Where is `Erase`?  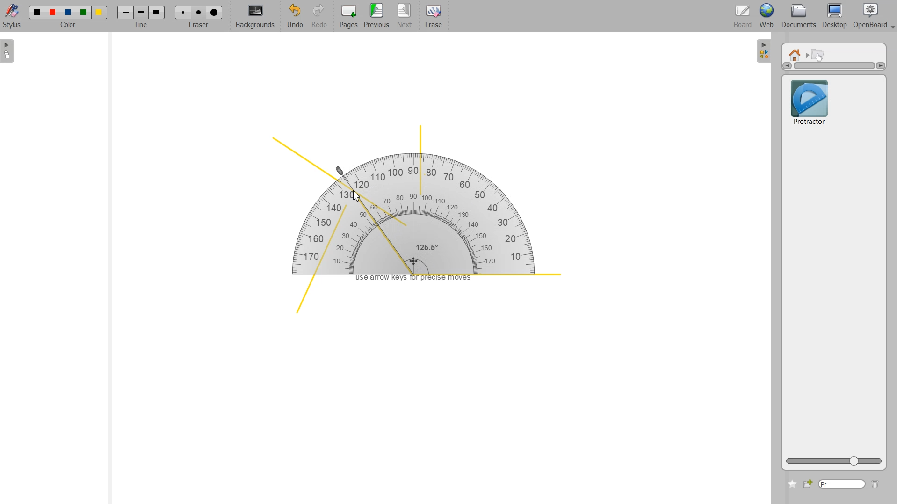 Erase is located at coordinates (198, 12).